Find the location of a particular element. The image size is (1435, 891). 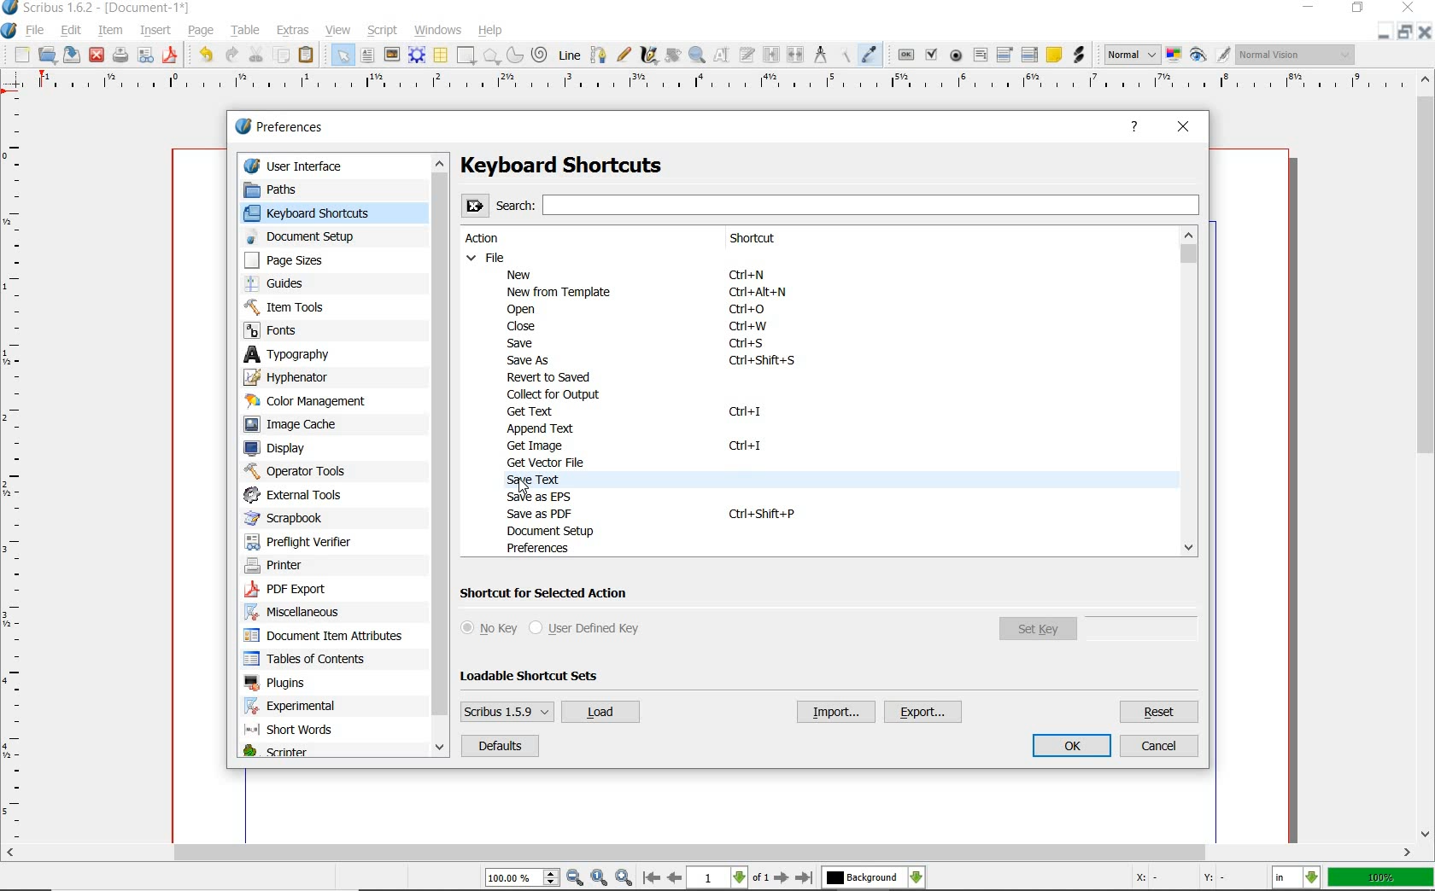

Bezier curve is located at coordinates (599, 55).